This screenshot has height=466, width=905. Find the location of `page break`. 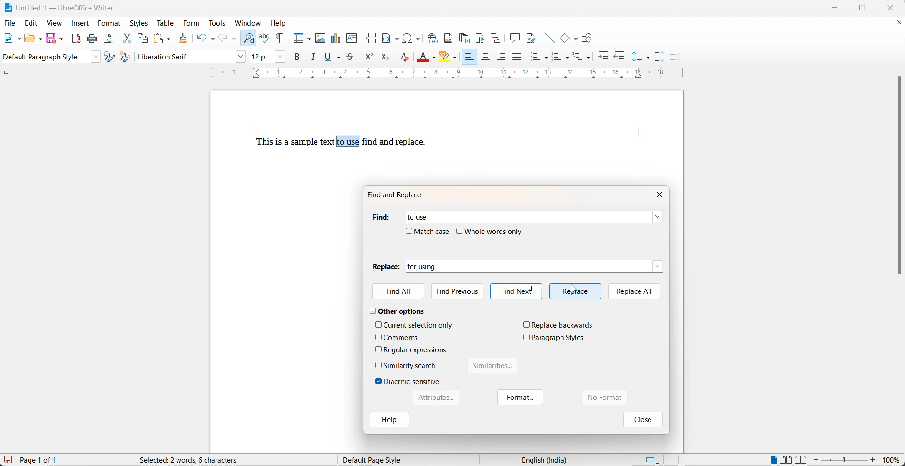

page break is located at coordinates (372, 38).